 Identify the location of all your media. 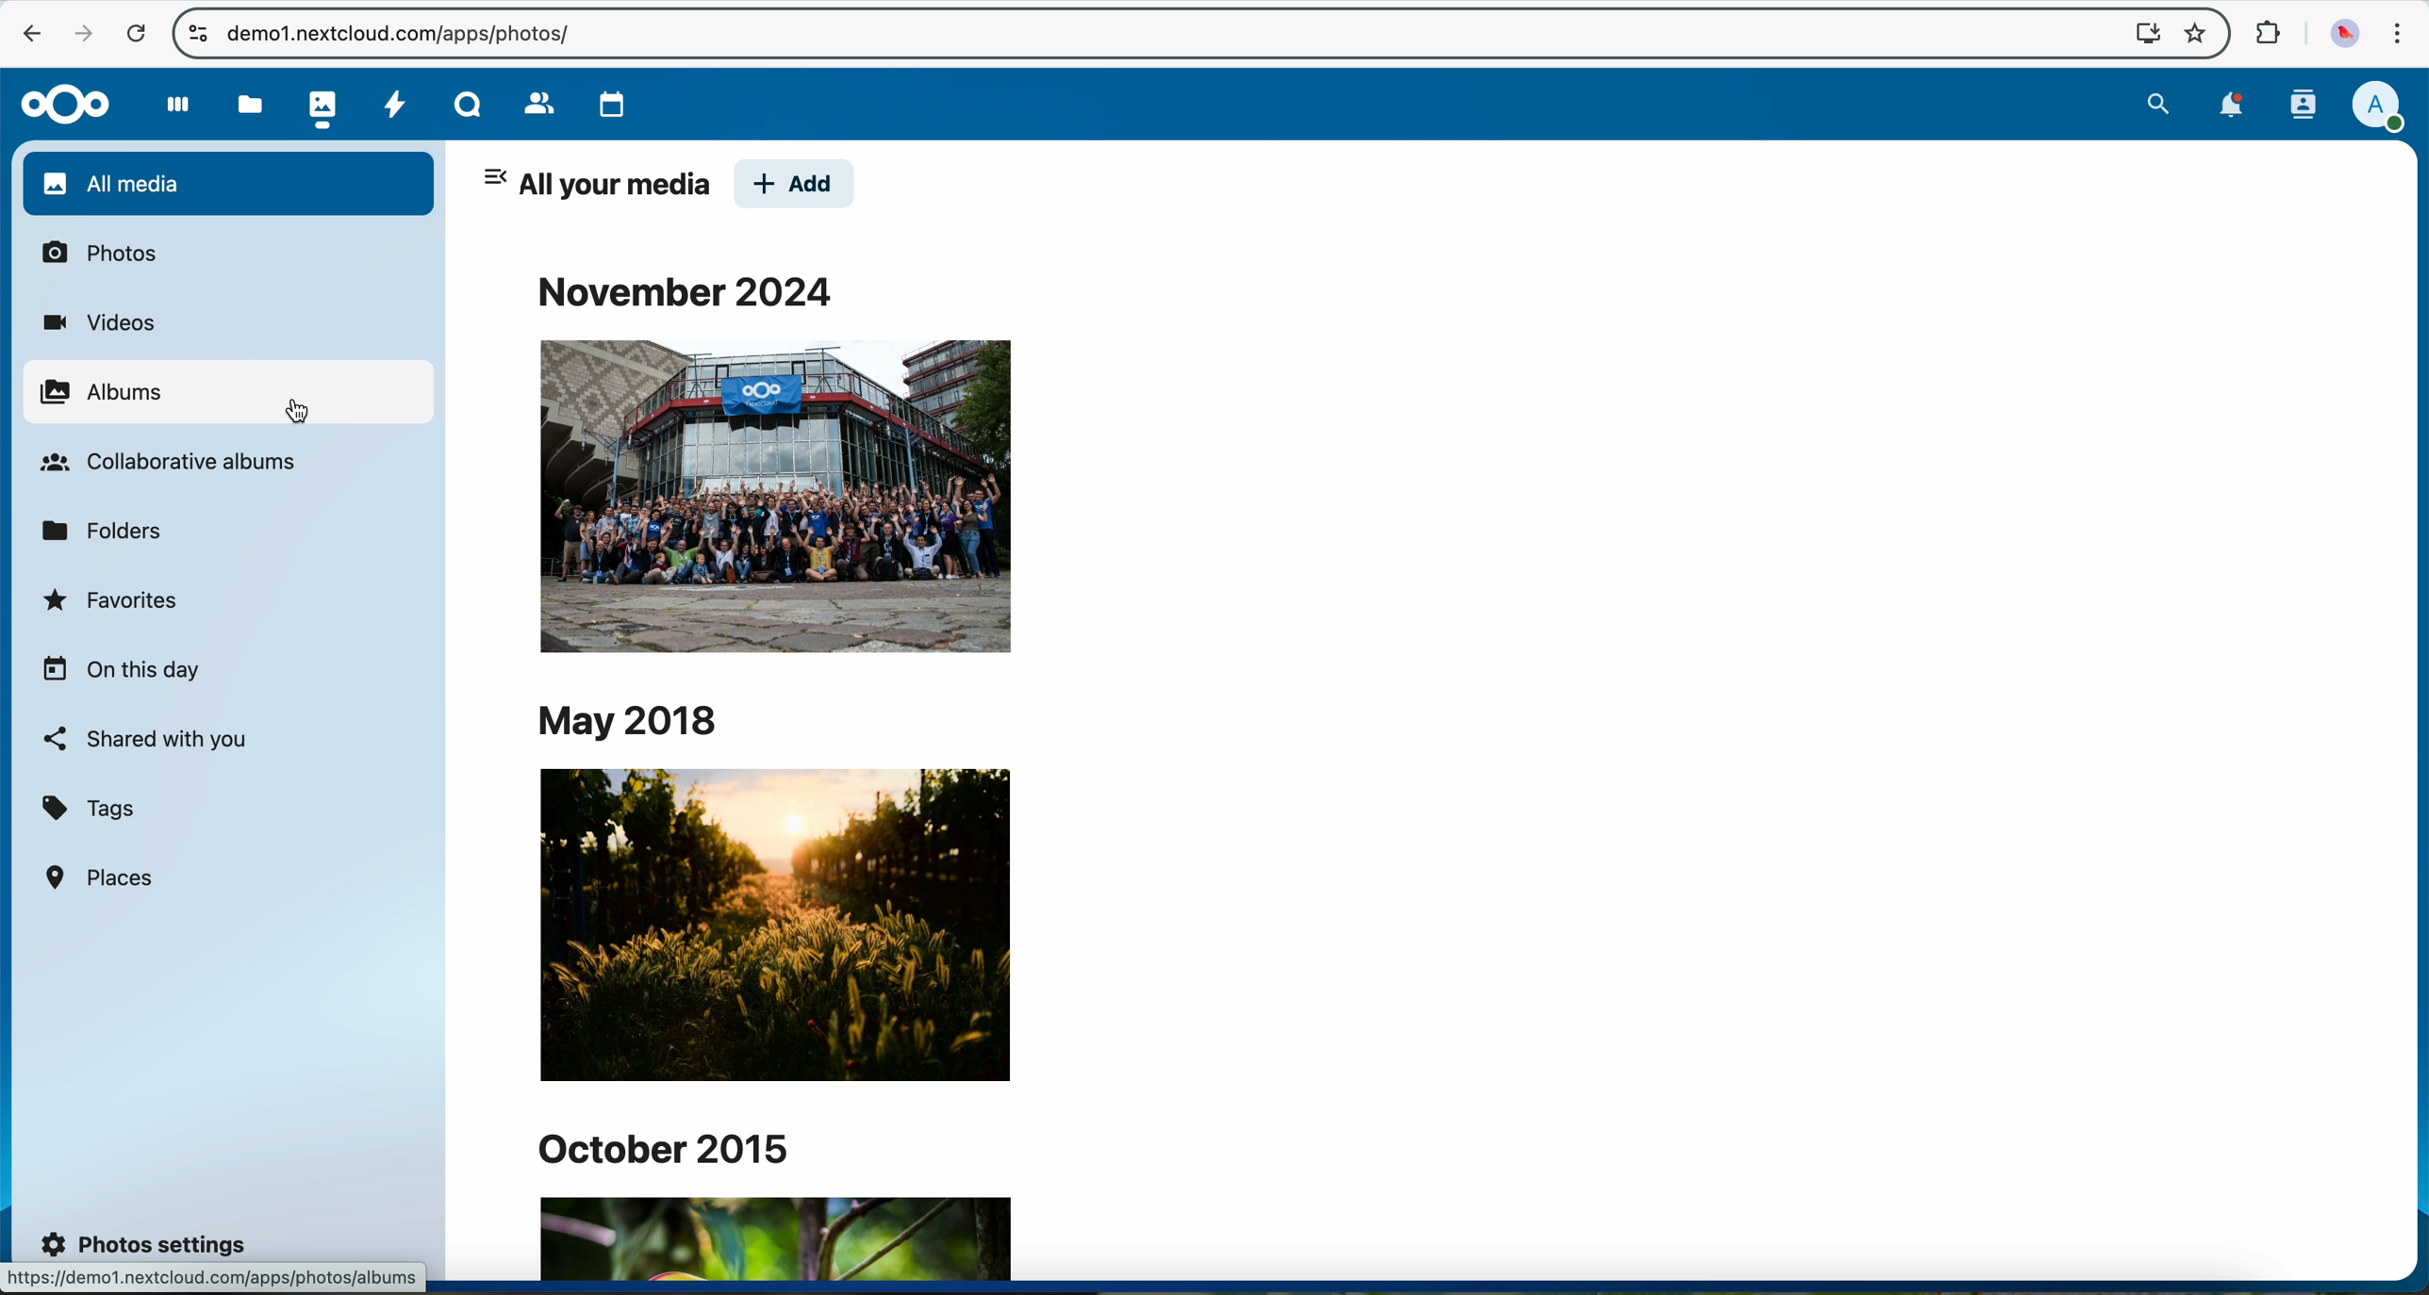
(616, 188).